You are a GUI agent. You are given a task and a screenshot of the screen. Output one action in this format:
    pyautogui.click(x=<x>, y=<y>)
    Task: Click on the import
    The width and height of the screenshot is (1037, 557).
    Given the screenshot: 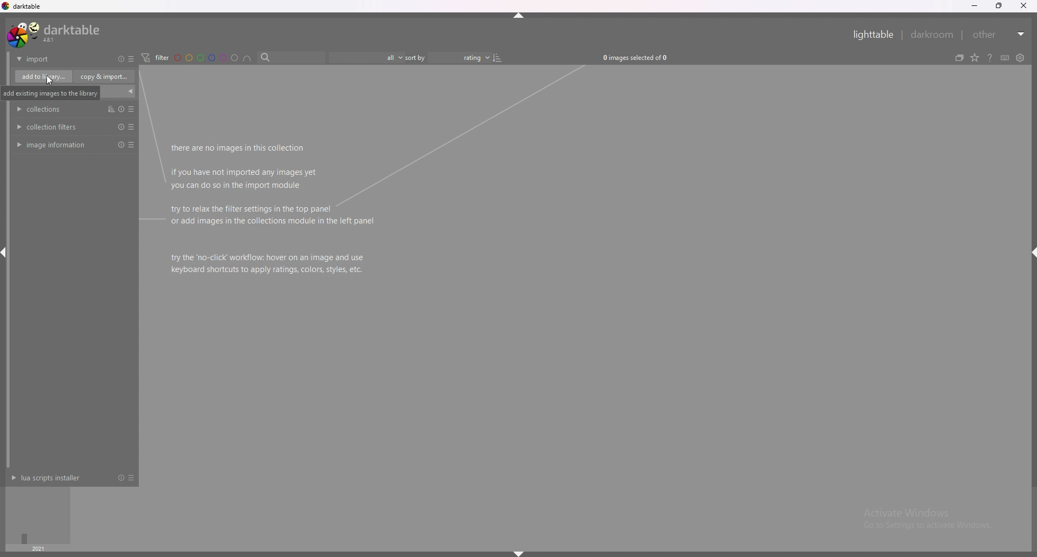 What is the action you would take?
    pyautogui.click(x=53, y=59)
    